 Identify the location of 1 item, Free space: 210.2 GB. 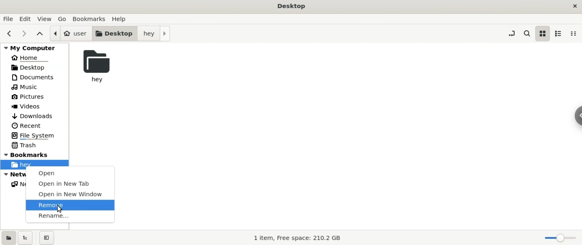
(298, 238).